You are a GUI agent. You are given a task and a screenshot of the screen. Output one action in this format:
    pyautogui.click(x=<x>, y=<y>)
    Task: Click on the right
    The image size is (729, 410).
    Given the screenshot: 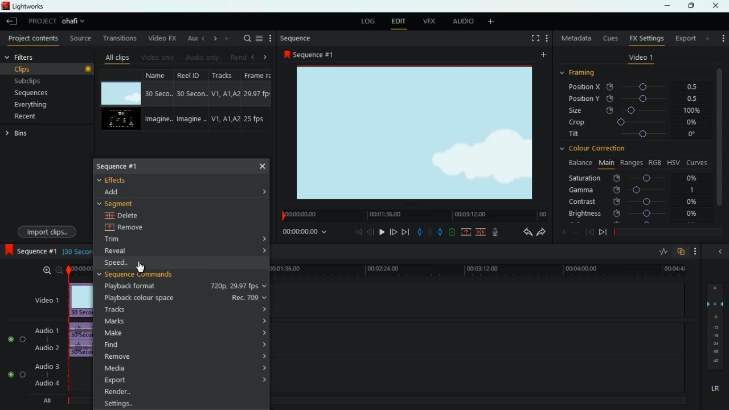 What is the action you would take?
    pyautogui.click(x=265, y=57)
    